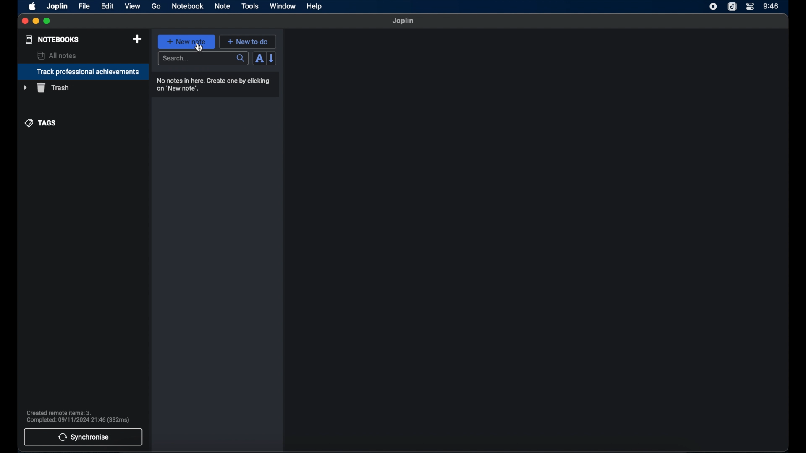  What do you see at coordinates (188, 6) in the screenshot?
I see `notebook` at bounding box center [188, 6].